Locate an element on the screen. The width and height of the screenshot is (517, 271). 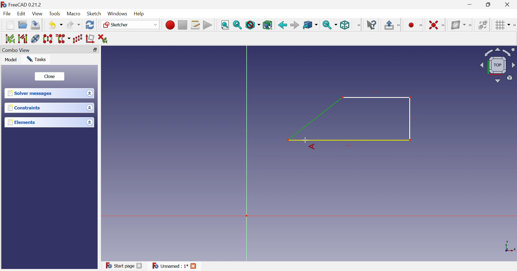
What's this? is located at coordinates (371, 24).